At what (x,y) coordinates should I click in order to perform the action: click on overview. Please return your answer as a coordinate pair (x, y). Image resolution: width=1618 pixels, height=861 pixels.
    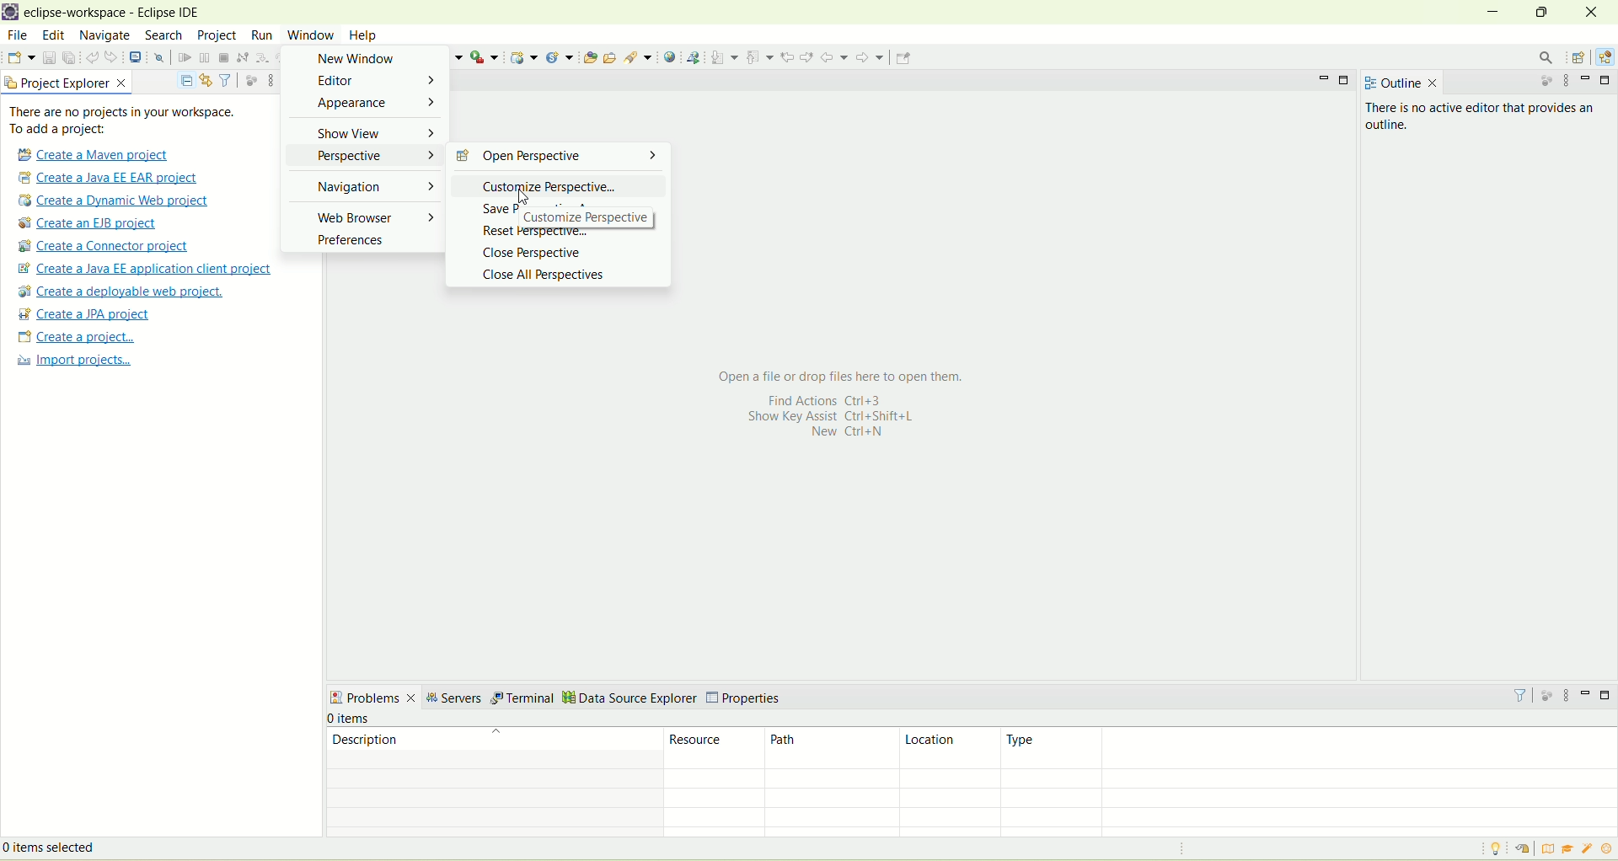
    Looking at the image, I should click on (1551, 849).